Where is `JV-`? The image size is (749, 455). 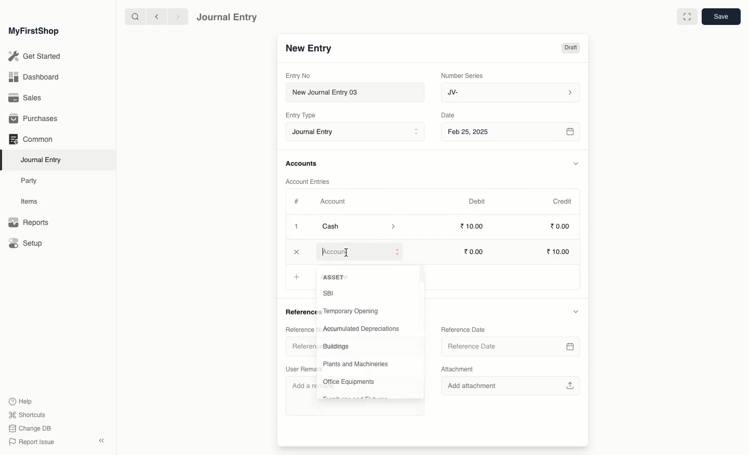 JV- is located at coordinates (509, 92).